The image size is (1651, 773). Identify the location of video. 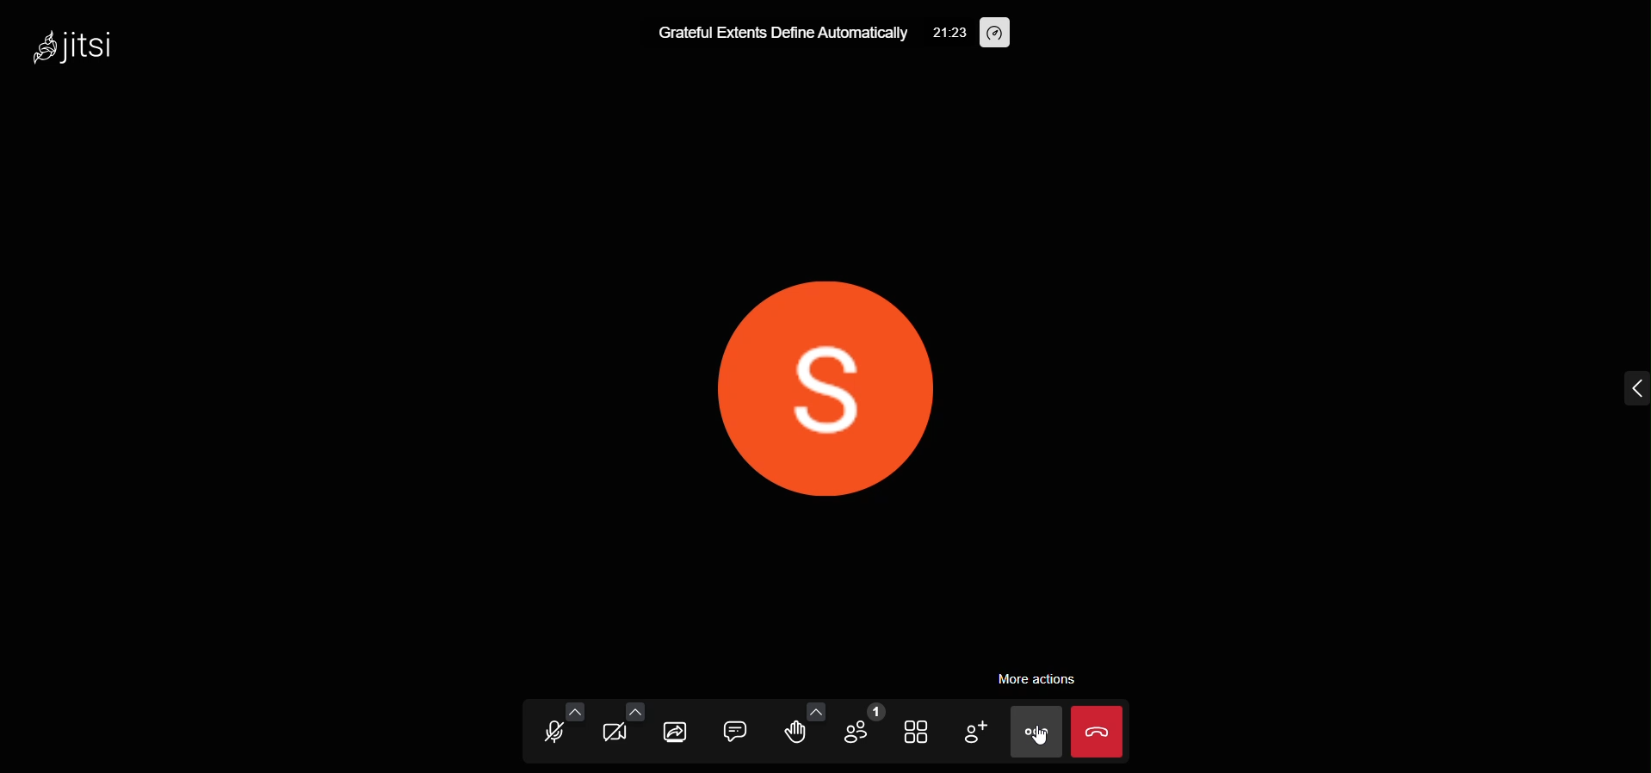
(613, 733).